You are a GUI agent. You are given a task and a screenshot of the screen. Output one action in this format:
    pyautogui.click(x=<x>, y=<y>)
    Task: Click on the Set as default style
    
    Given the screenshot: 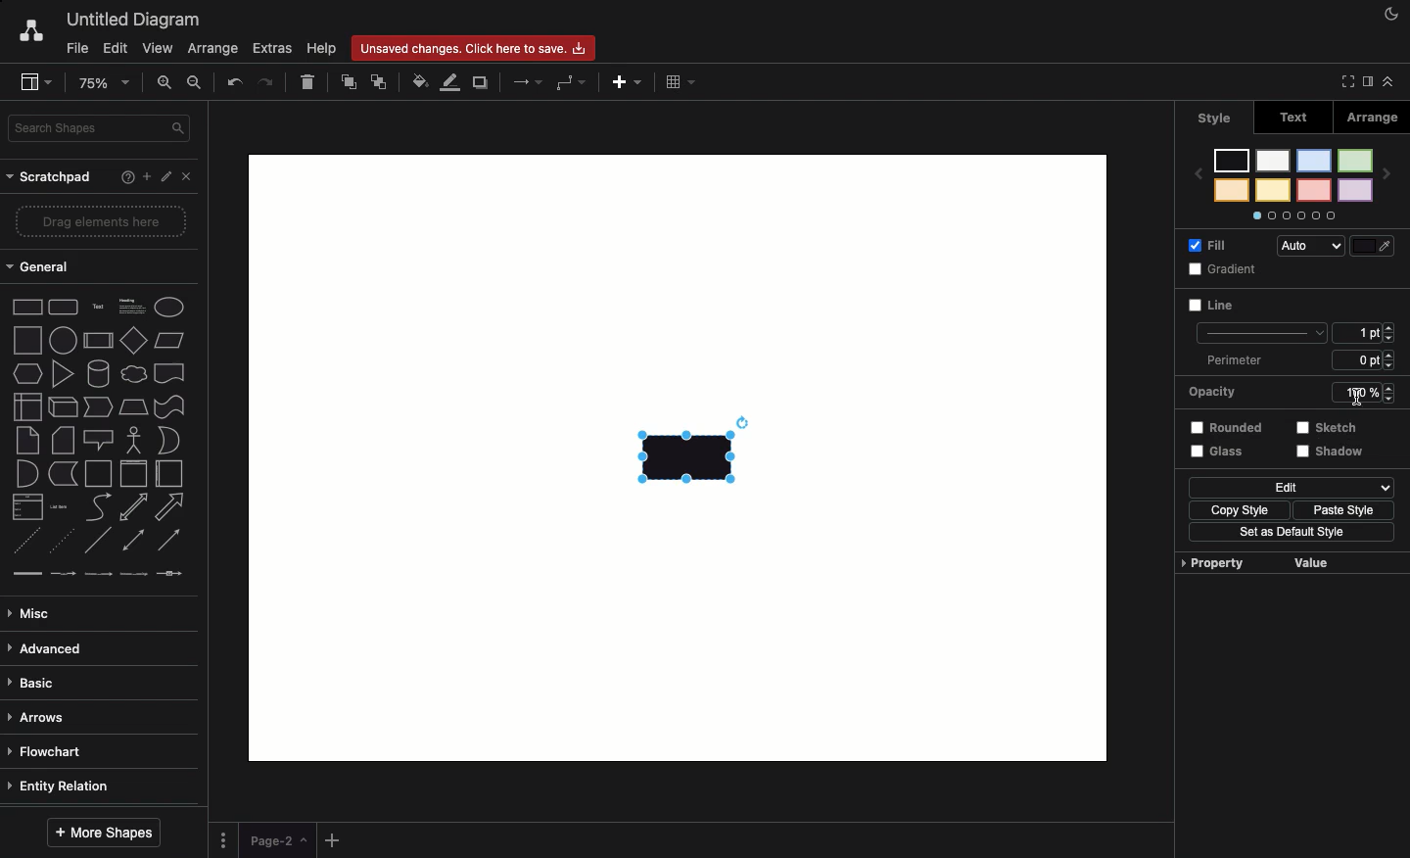 What is the action you would take?
    pyautogui.click(x=1288, y=534)
    